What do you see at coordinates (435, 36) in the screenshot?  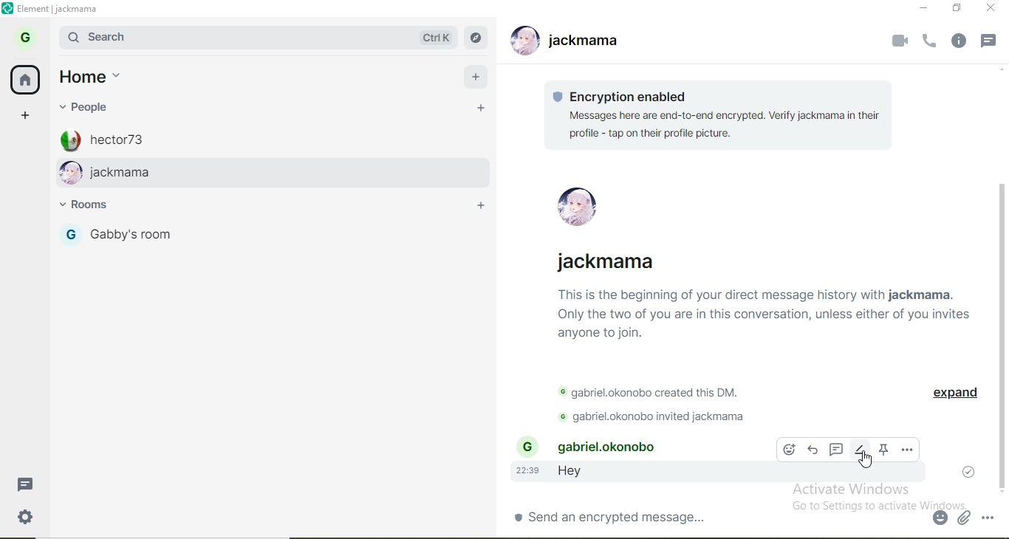 I see `ctrl k` at bounding box center [435, 36].